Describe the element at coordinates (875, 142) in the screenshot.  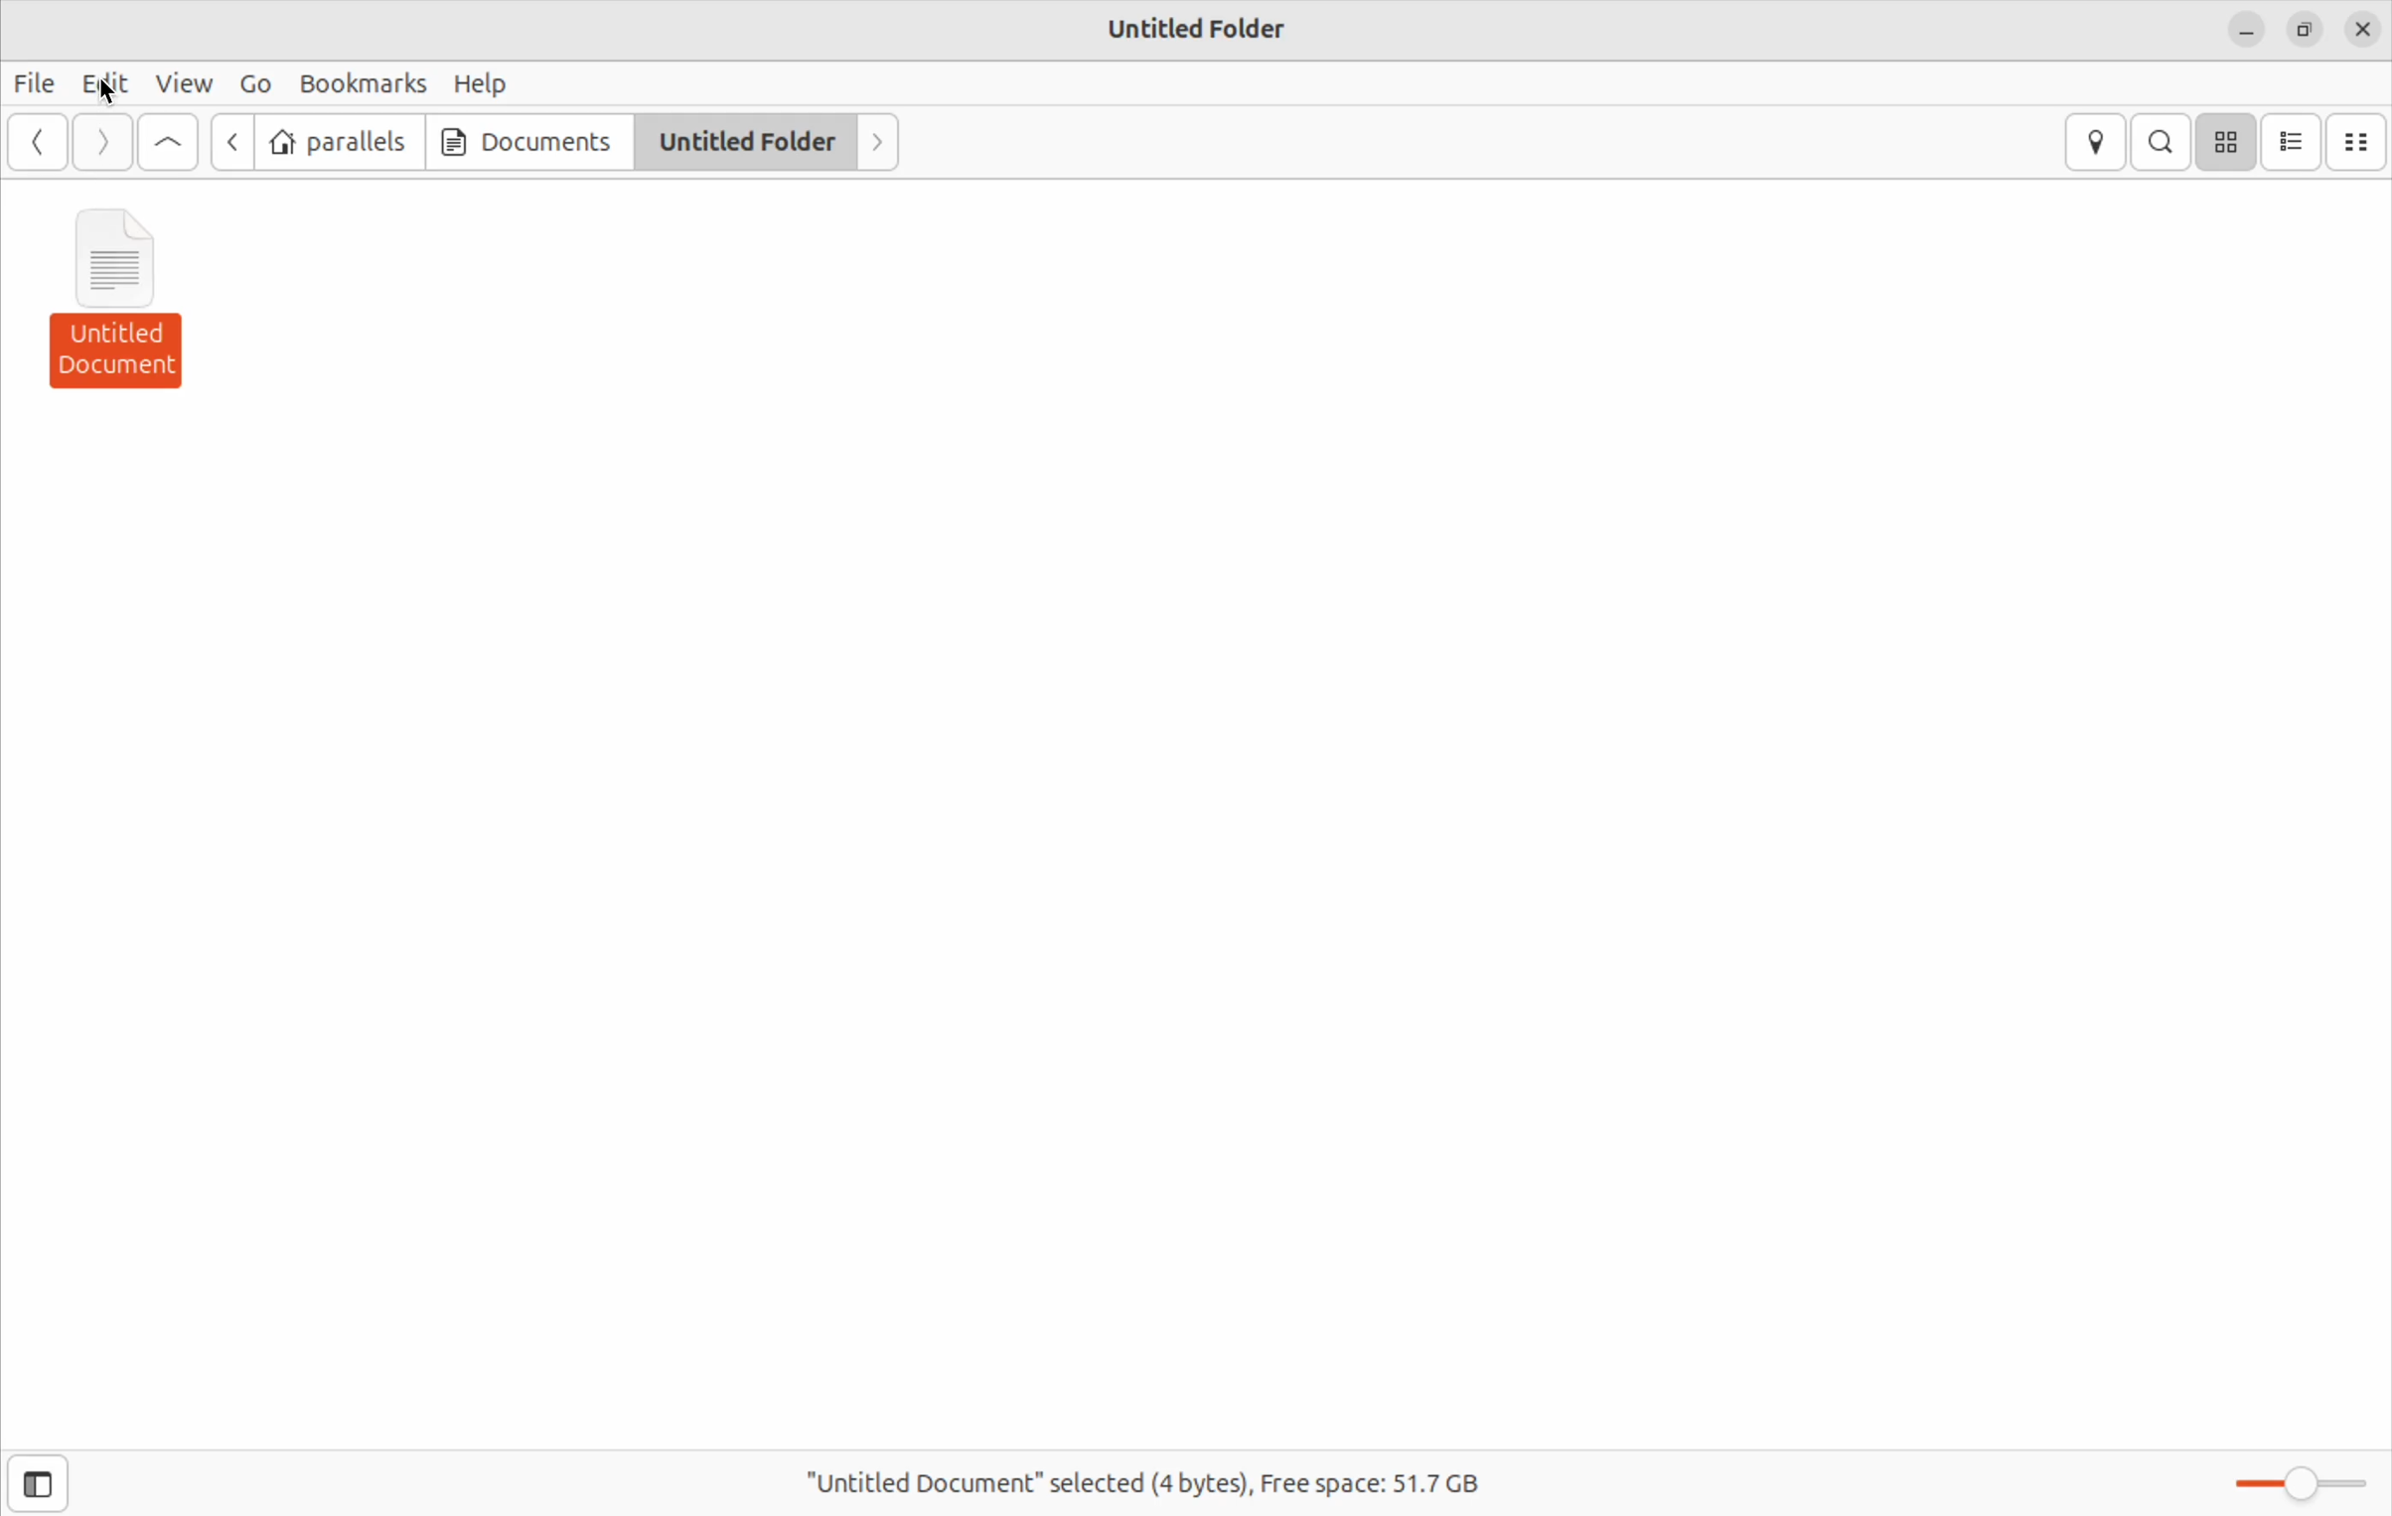
I see `Next` at that location.